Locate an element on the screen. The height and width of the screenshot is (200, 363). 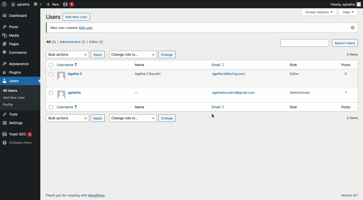
Media is located at coordinates (13, 35).